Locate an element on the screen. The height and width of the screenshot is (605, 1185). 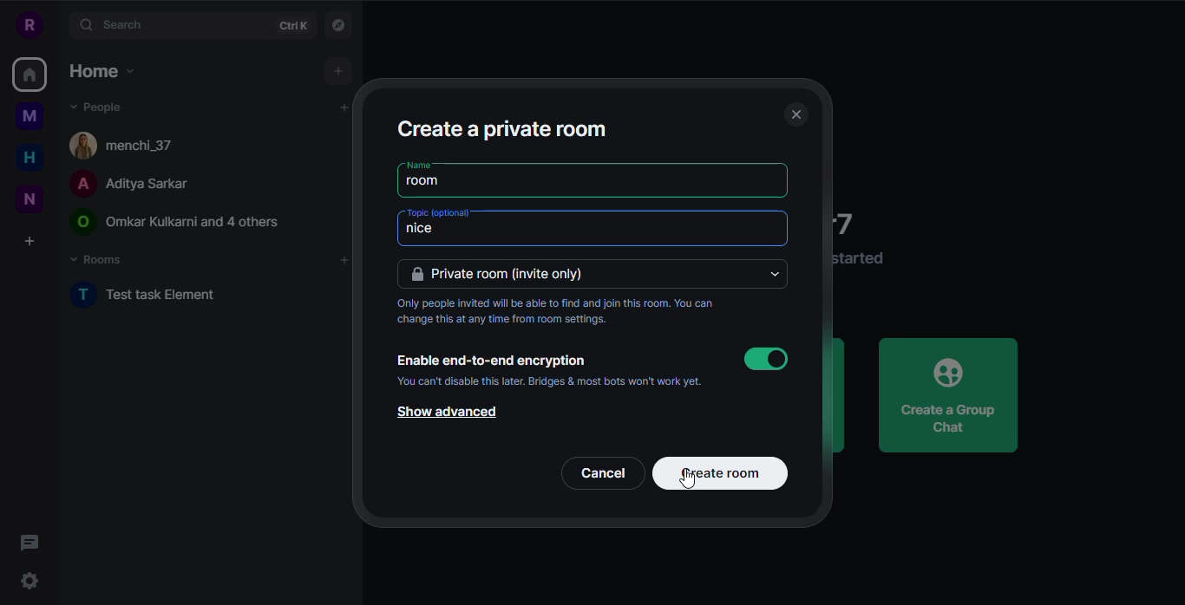
create a space is located at coordinates (29, 241).